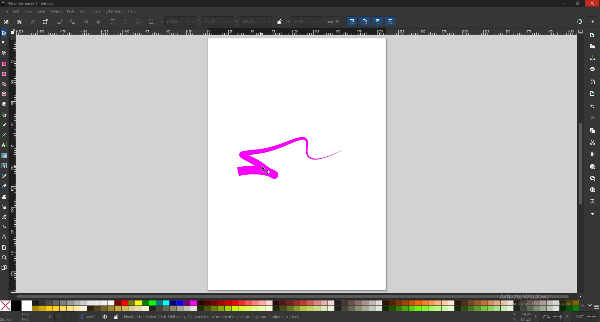 The height and width of the screenshot is (322, 600). What do you see at coordinates (4, 247) in the screenshot?
I see `measure` at bounding box center [4, 247].